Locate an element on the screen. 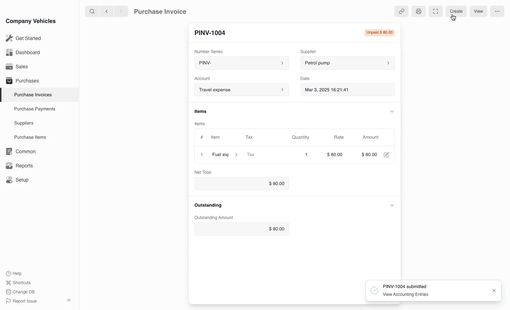  item   is located at coordinates (225, 156).